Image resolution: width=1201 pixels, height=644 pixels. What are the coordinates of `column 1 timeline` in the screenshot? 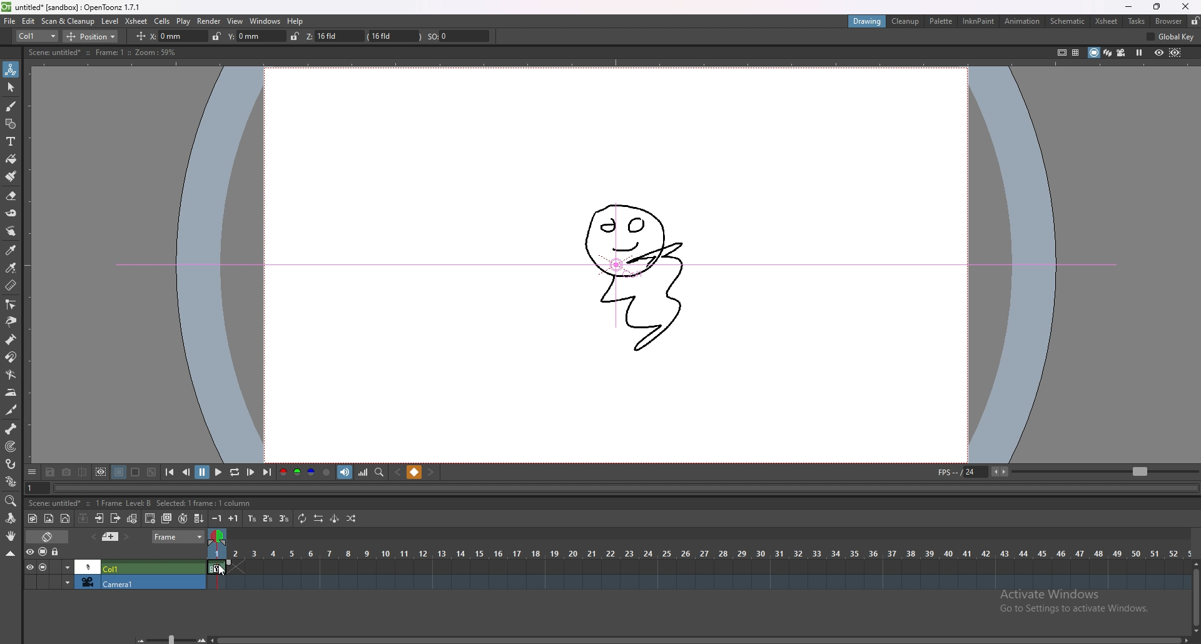 It's located at (697, 568).